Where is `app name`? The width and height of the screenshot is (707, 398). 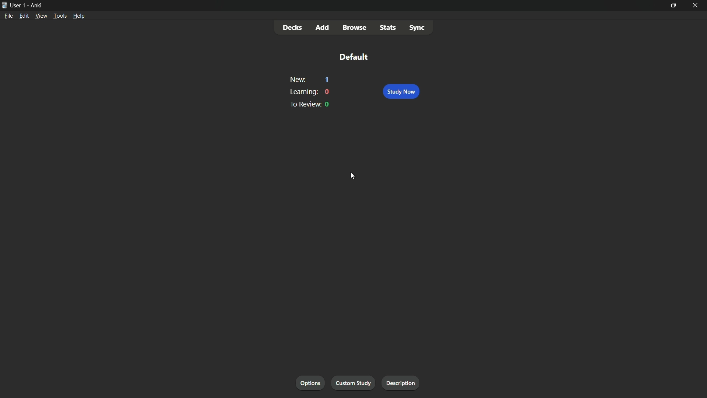
app name is located at coordinates (37, 4).